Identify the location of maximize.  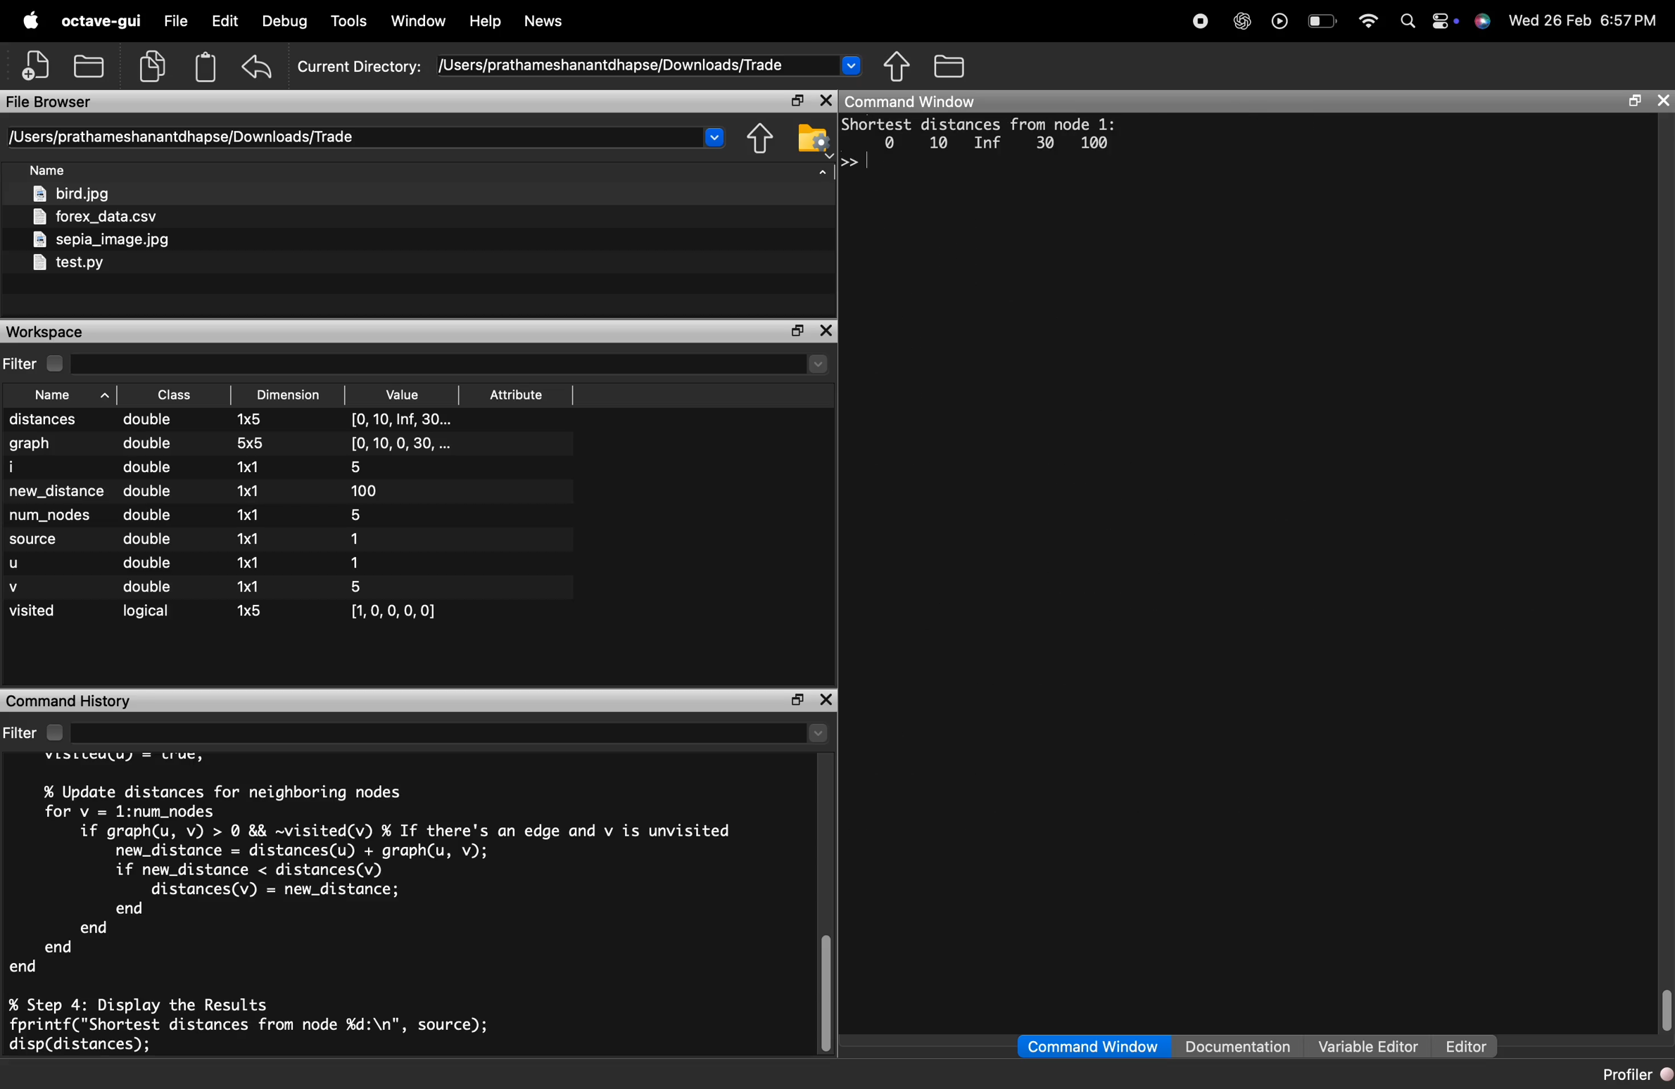
(795, 101).